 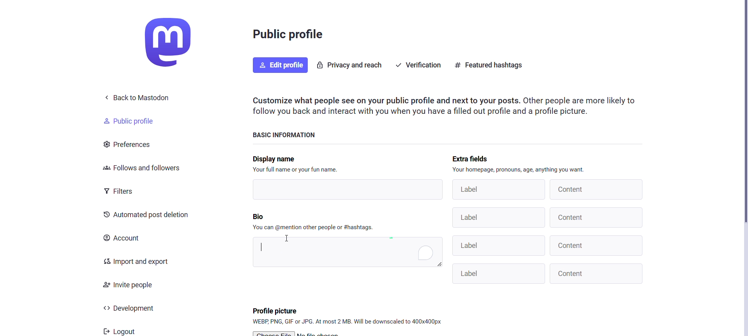 I want to click on Home and Logo, so click(x=175, y=42).